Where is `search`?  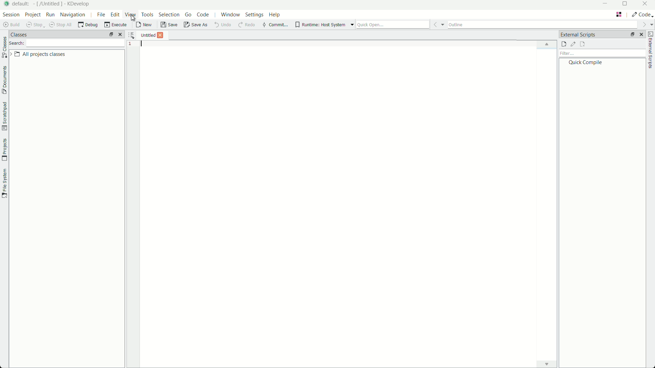 search is located at coordinates (66, 44).